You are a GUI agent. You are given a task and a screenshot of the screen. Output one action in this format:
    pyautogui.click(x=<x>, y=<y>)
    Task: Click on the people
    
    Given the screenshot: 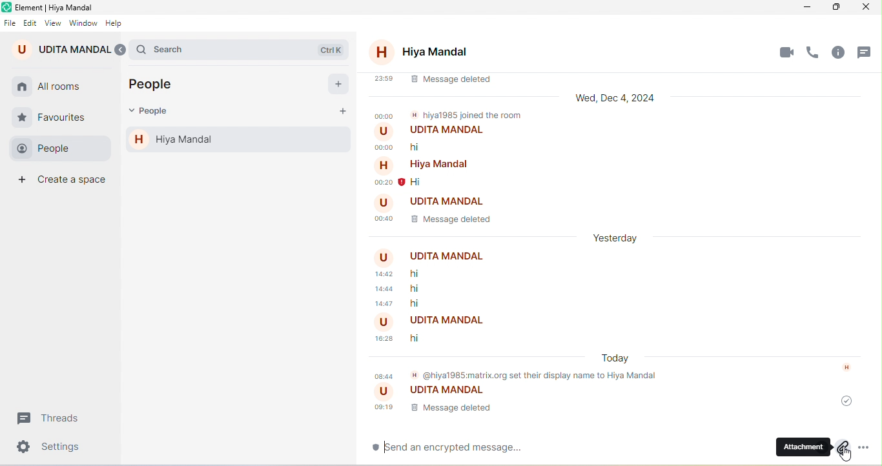 What is the action you would take?
    pyautogui.click(x=157, y=86)
    